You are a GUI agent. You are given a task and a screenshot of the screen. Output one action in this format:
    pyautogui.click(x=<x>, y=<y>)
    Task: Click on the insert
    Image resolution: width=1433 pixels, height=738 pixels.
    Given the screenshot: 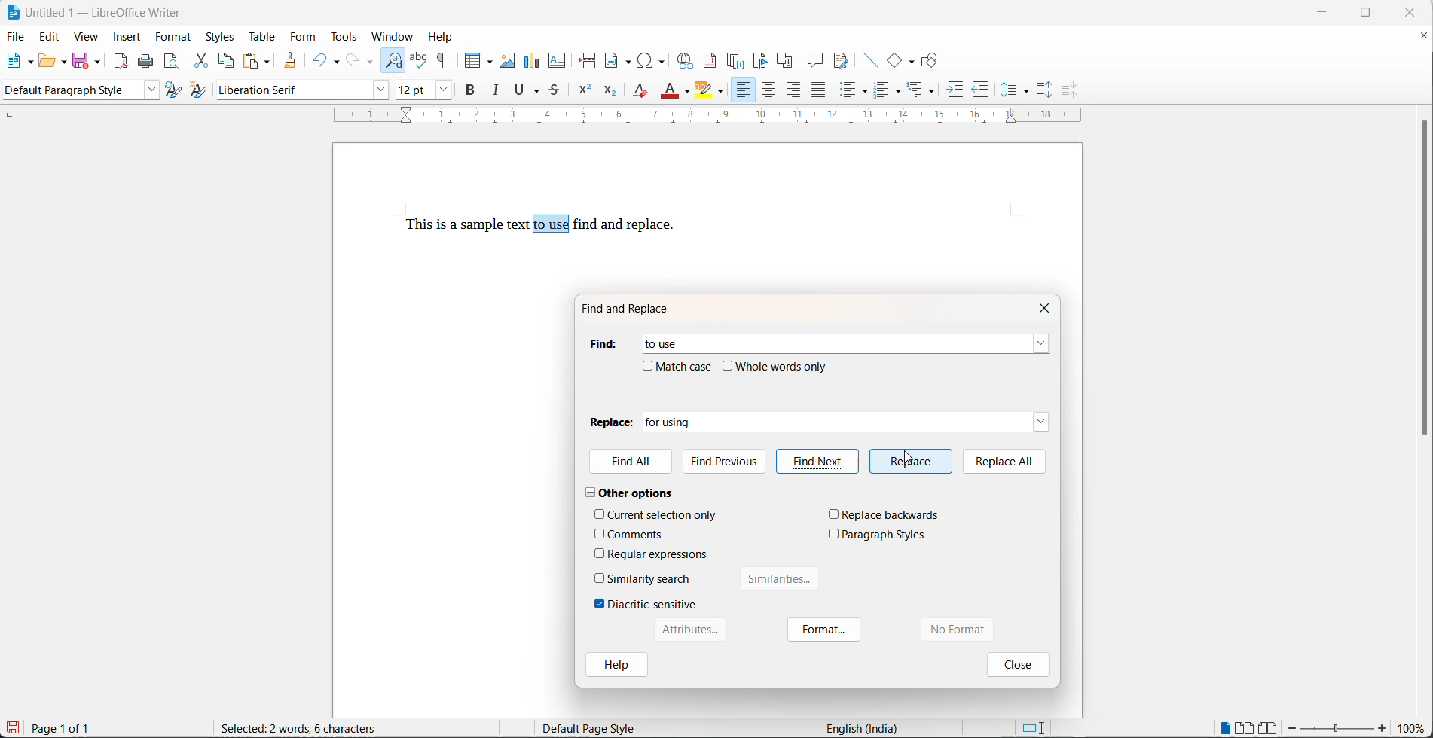 What is the action you would take?
    pyautogui.click(x=127, y=36)
    